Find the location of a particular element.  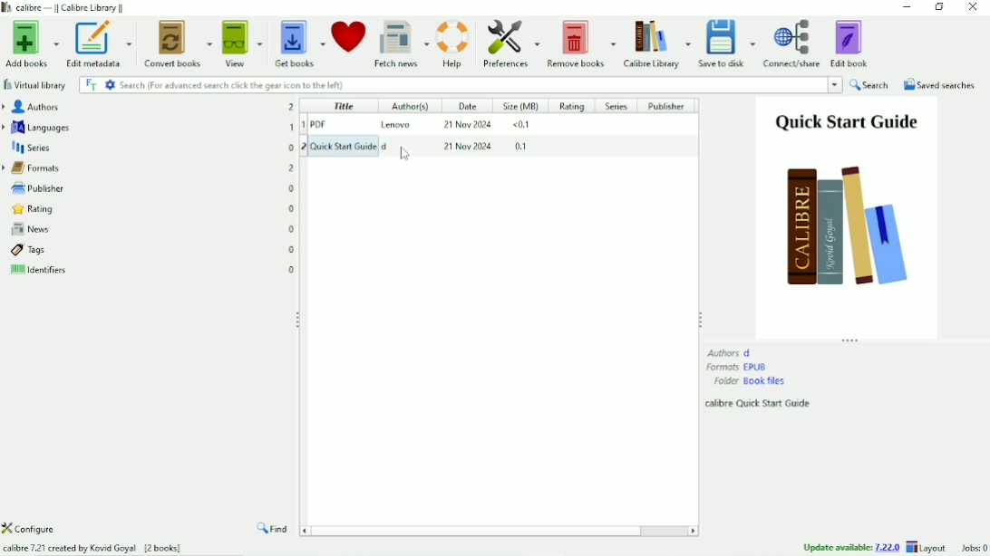

Publisher is located at coordinates (671, 106).